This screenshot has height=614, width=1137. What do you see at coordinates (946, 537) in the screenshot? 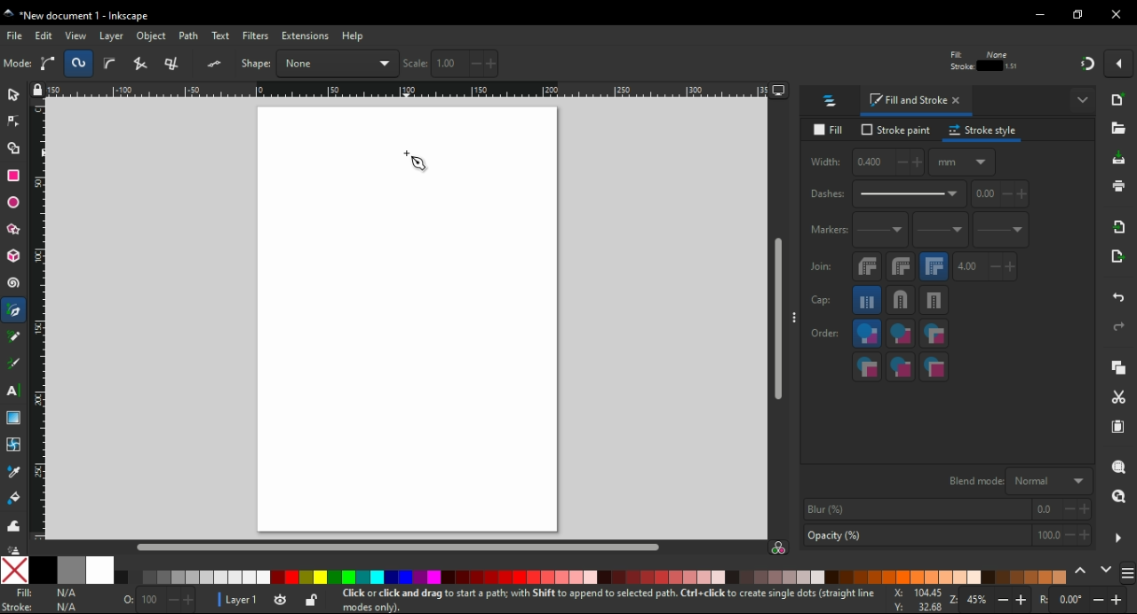
I see `opacity` at bounding box center [946, 537].